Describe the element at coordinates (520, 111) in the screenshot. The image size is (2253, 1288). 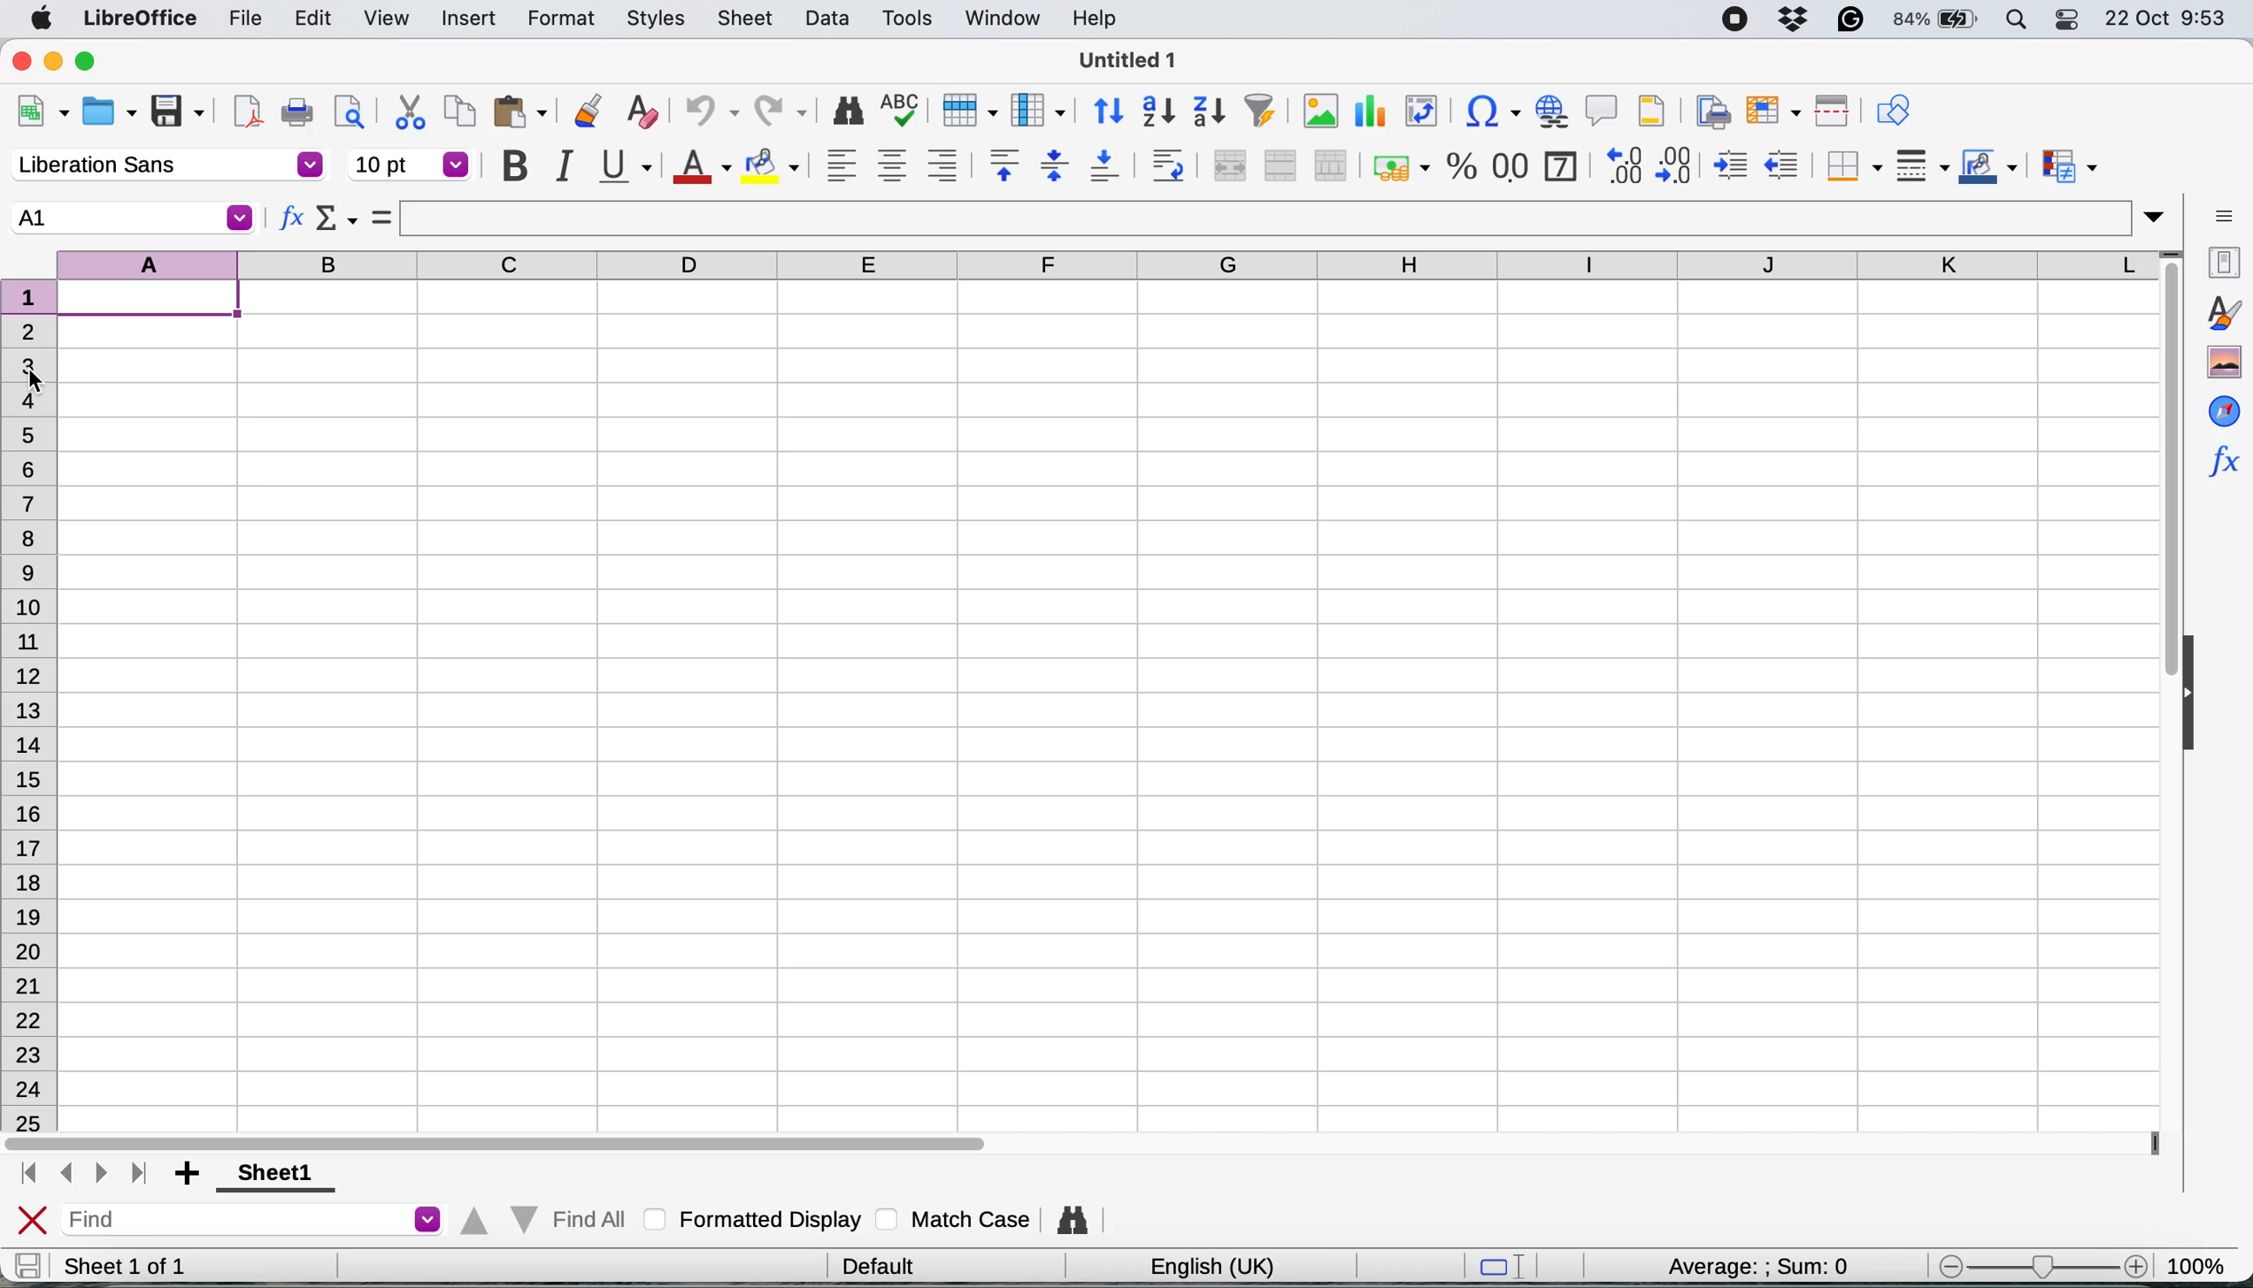
I see `paste` at that location.